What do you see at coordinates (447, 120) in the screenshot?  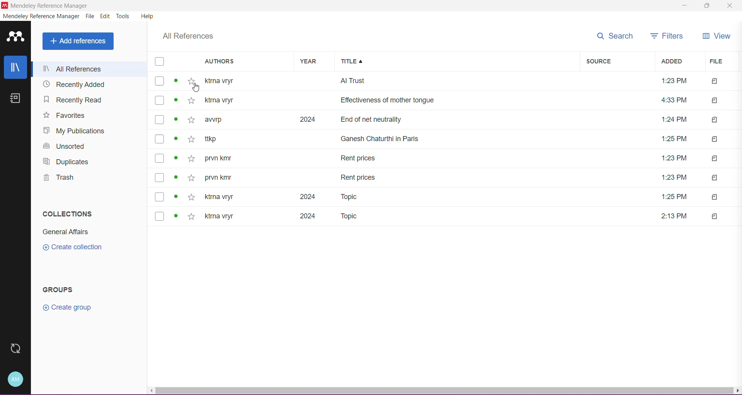 I see `awrp 2024 End of net neutrality 1:24 PM` at bounding box center [447, 120].